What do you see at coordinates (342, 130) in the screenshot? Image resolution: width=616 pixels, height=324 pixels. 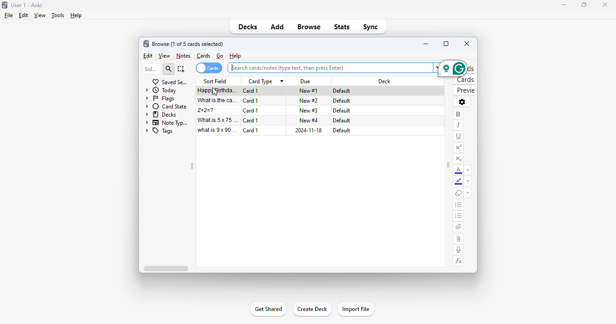 I see `default` at bounding box center [342, 130].